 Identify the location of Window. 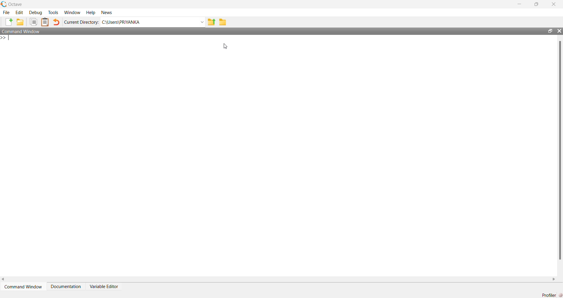
(73, 13).